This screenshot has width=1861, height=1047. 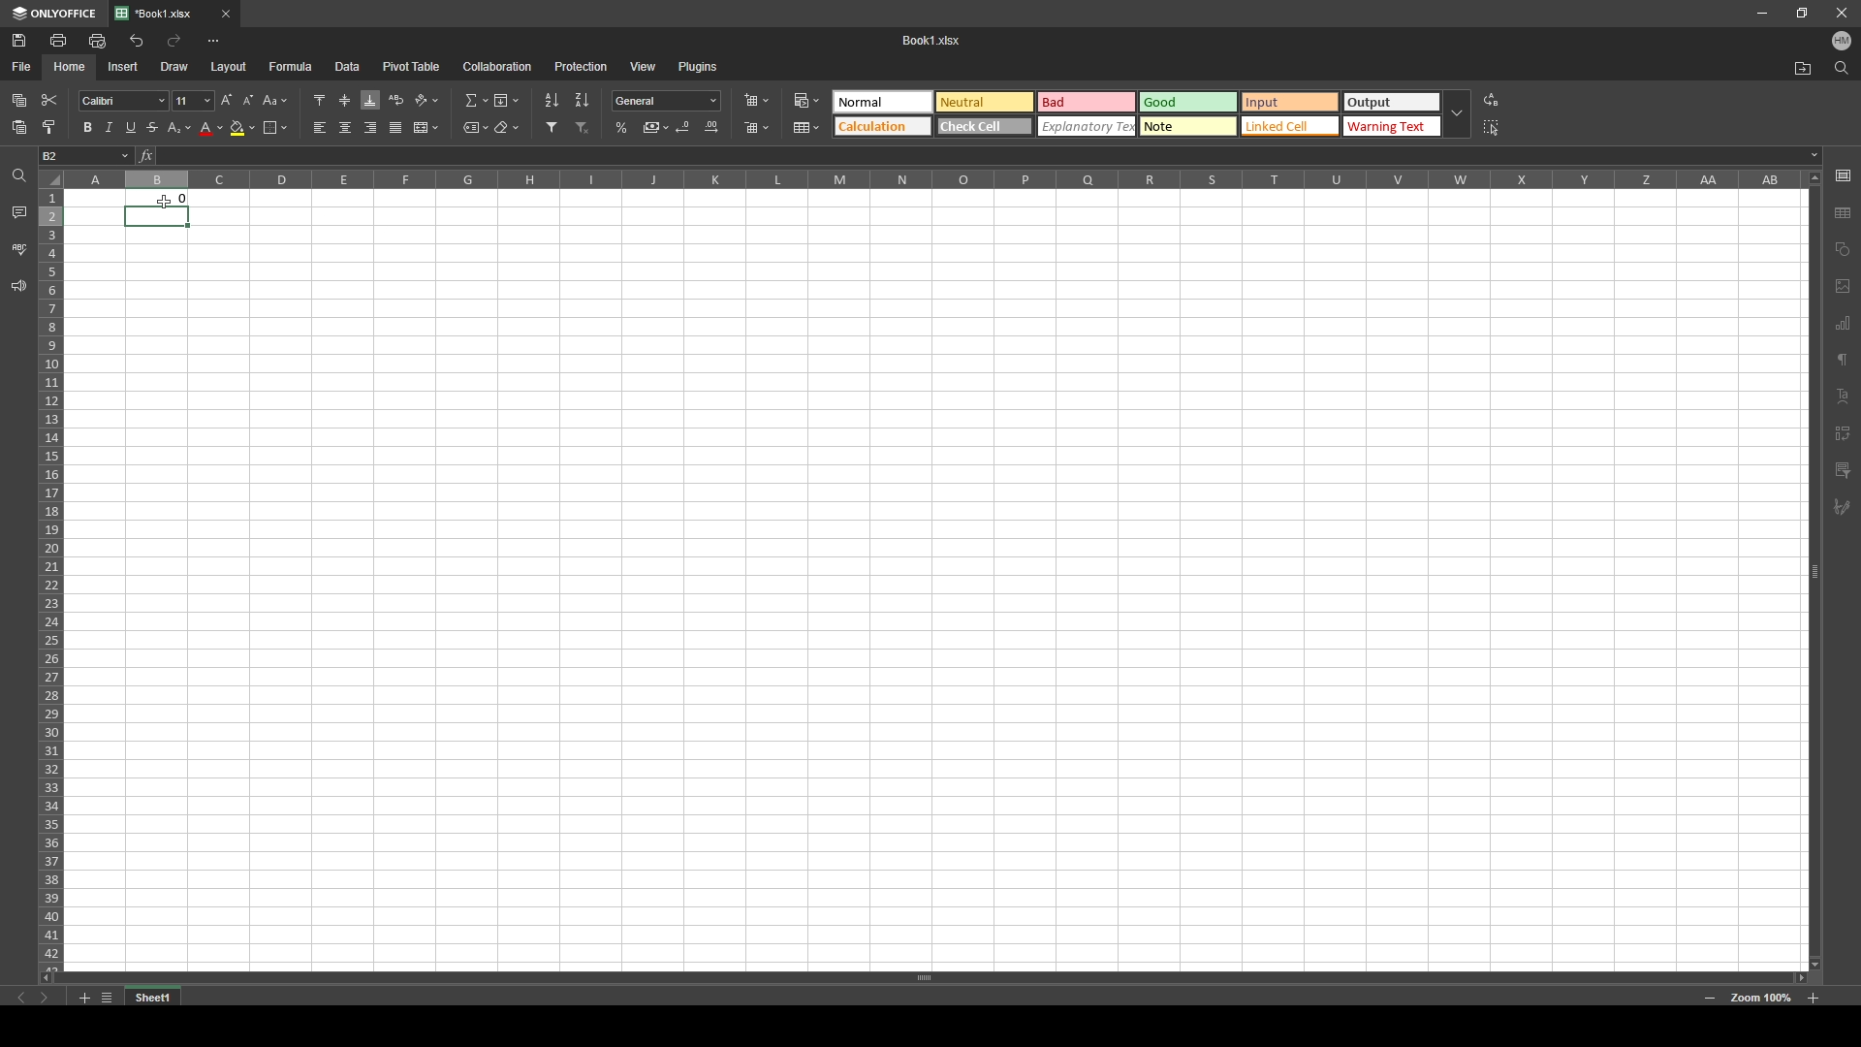 What do you see at coordinates (1844, 286) in the screenshot?
I see `photos` at bounding box center [1844, 286].